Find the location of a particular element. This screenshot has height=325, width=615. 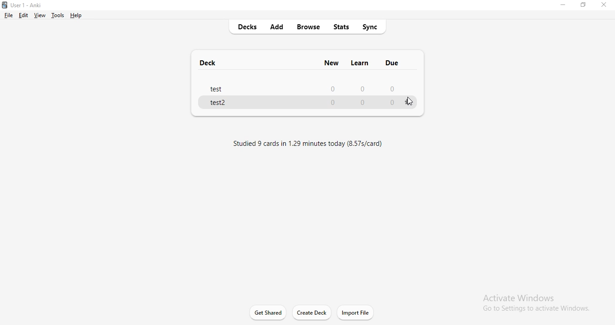

Cursor is located at coordinates (411, 103).